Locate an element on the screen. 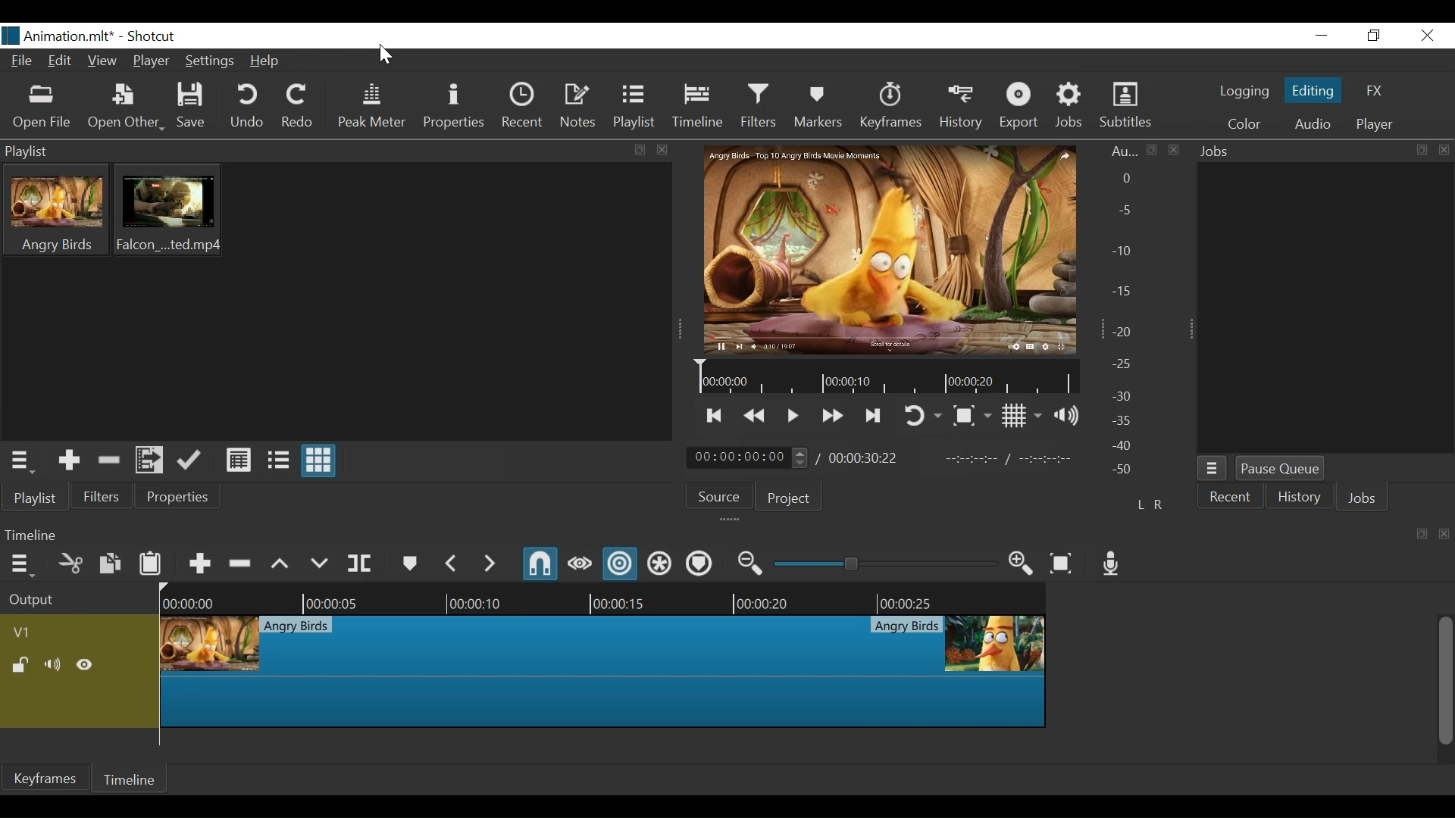 The image size is (1455, 818). Update is located at coordinates (192, 461).